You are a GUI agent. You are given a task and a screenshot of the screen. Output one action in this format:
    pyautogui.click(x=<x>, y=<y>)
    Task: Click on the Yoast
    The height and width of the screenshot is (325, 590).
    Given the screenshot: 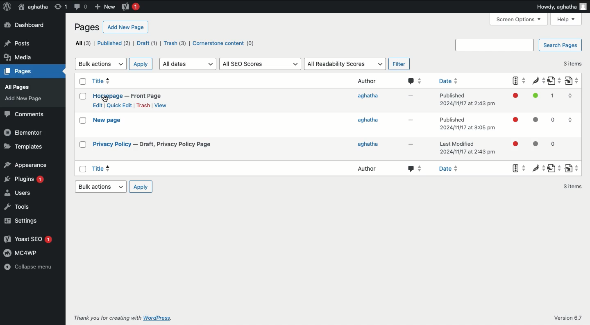 What is the action you would take?
    pyautogui.click(x=130, y=7)
    